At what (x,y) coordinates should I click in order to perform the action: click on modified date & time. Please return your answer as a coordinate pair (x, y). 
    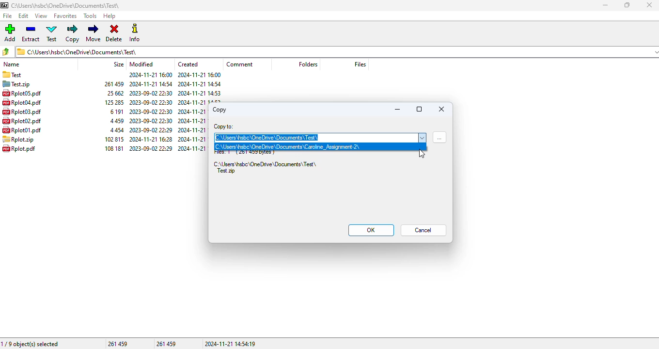
    Looking at the image, I should click on (151, 75).